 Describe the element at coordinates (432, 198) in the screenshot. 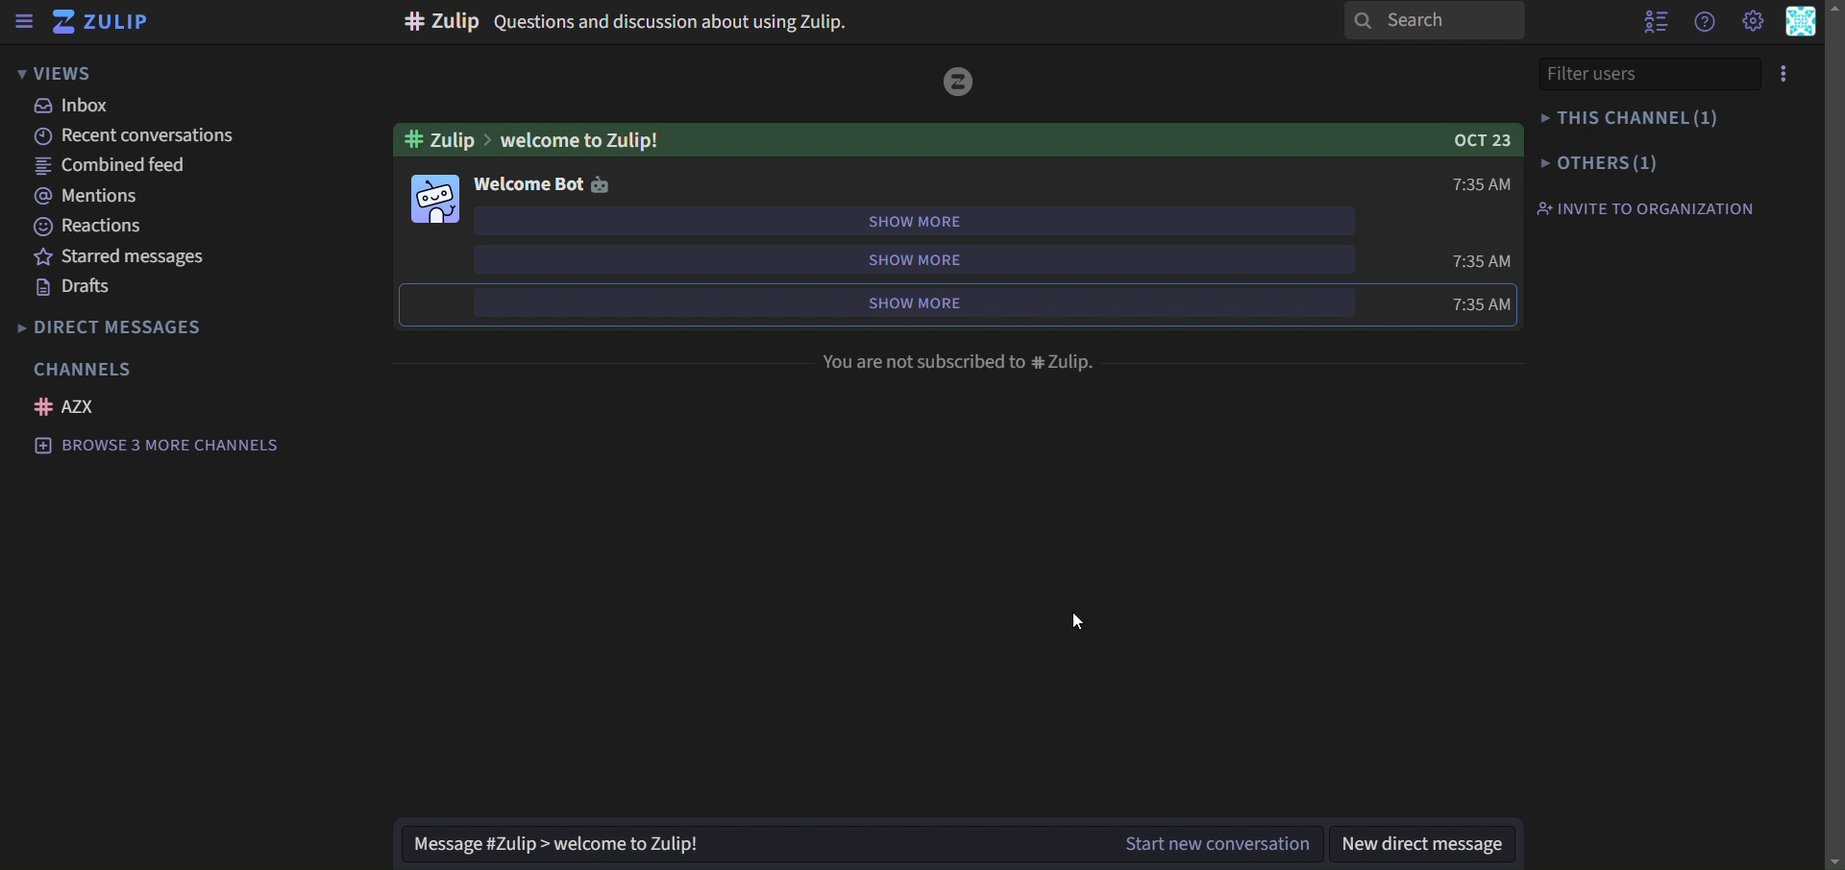

I see `image` at that location.